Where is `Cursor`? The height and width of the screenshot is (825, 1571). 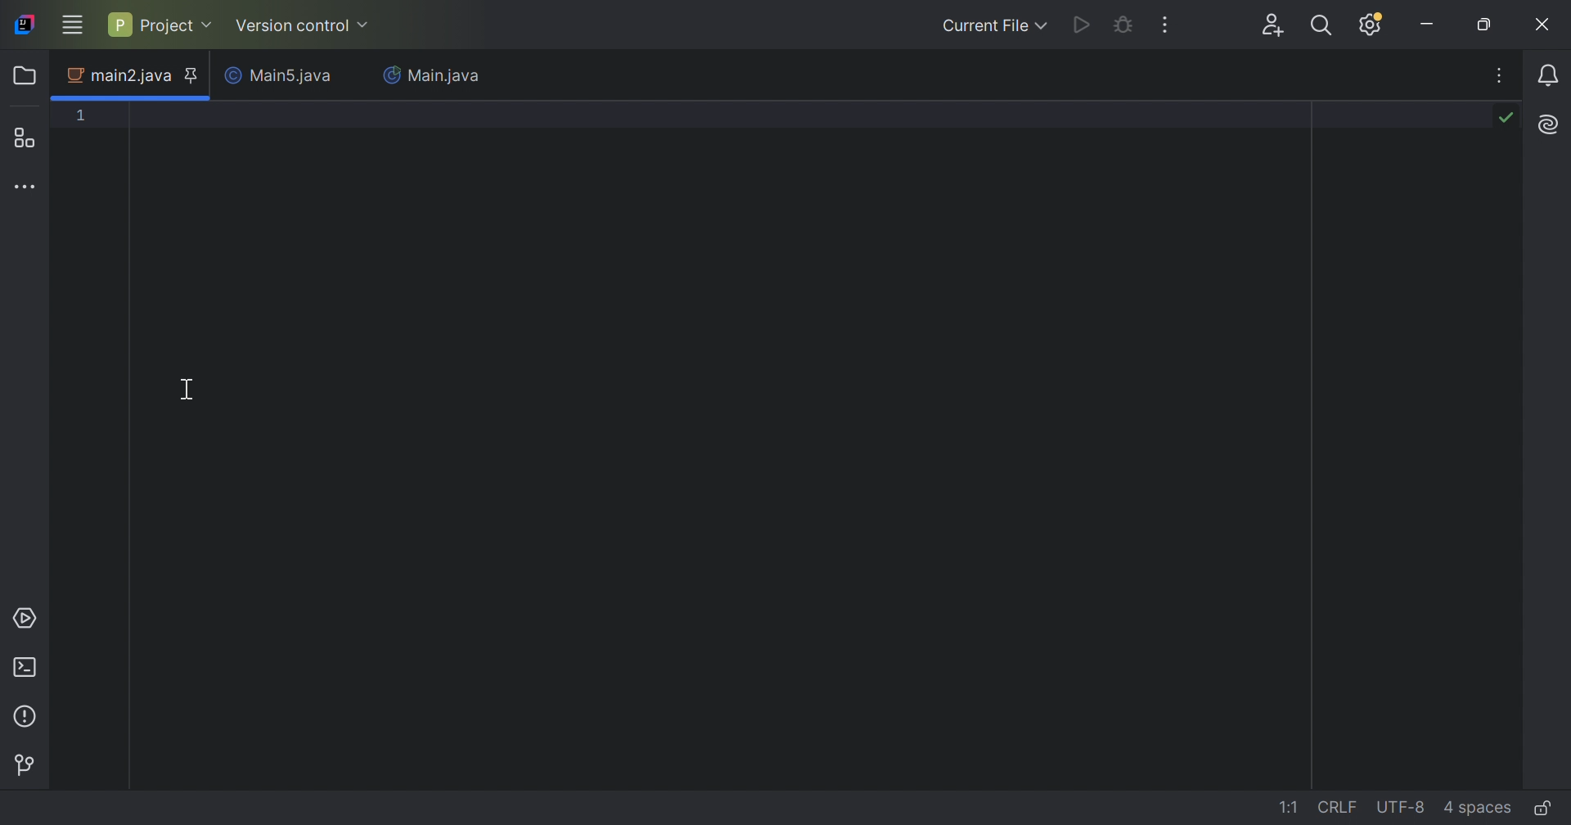 Cursor is located at coordinates (186, 389).